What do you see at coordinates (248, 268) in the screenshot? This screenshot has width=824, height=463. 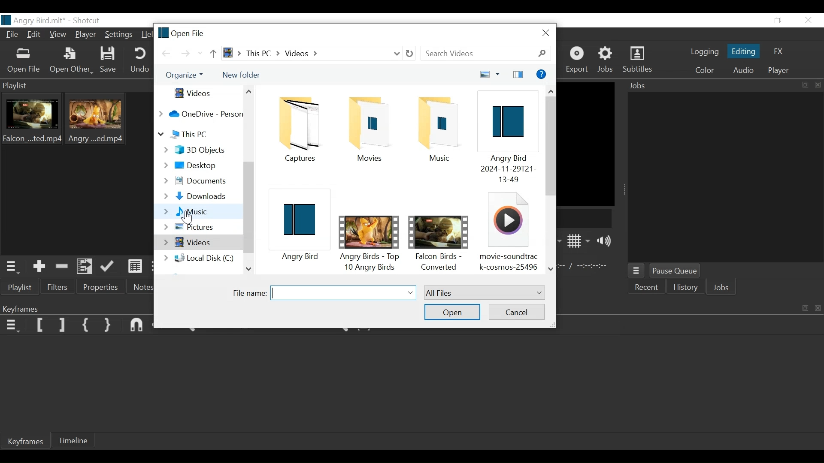 I see `Scroll Down` at bounding box center [248, 268].